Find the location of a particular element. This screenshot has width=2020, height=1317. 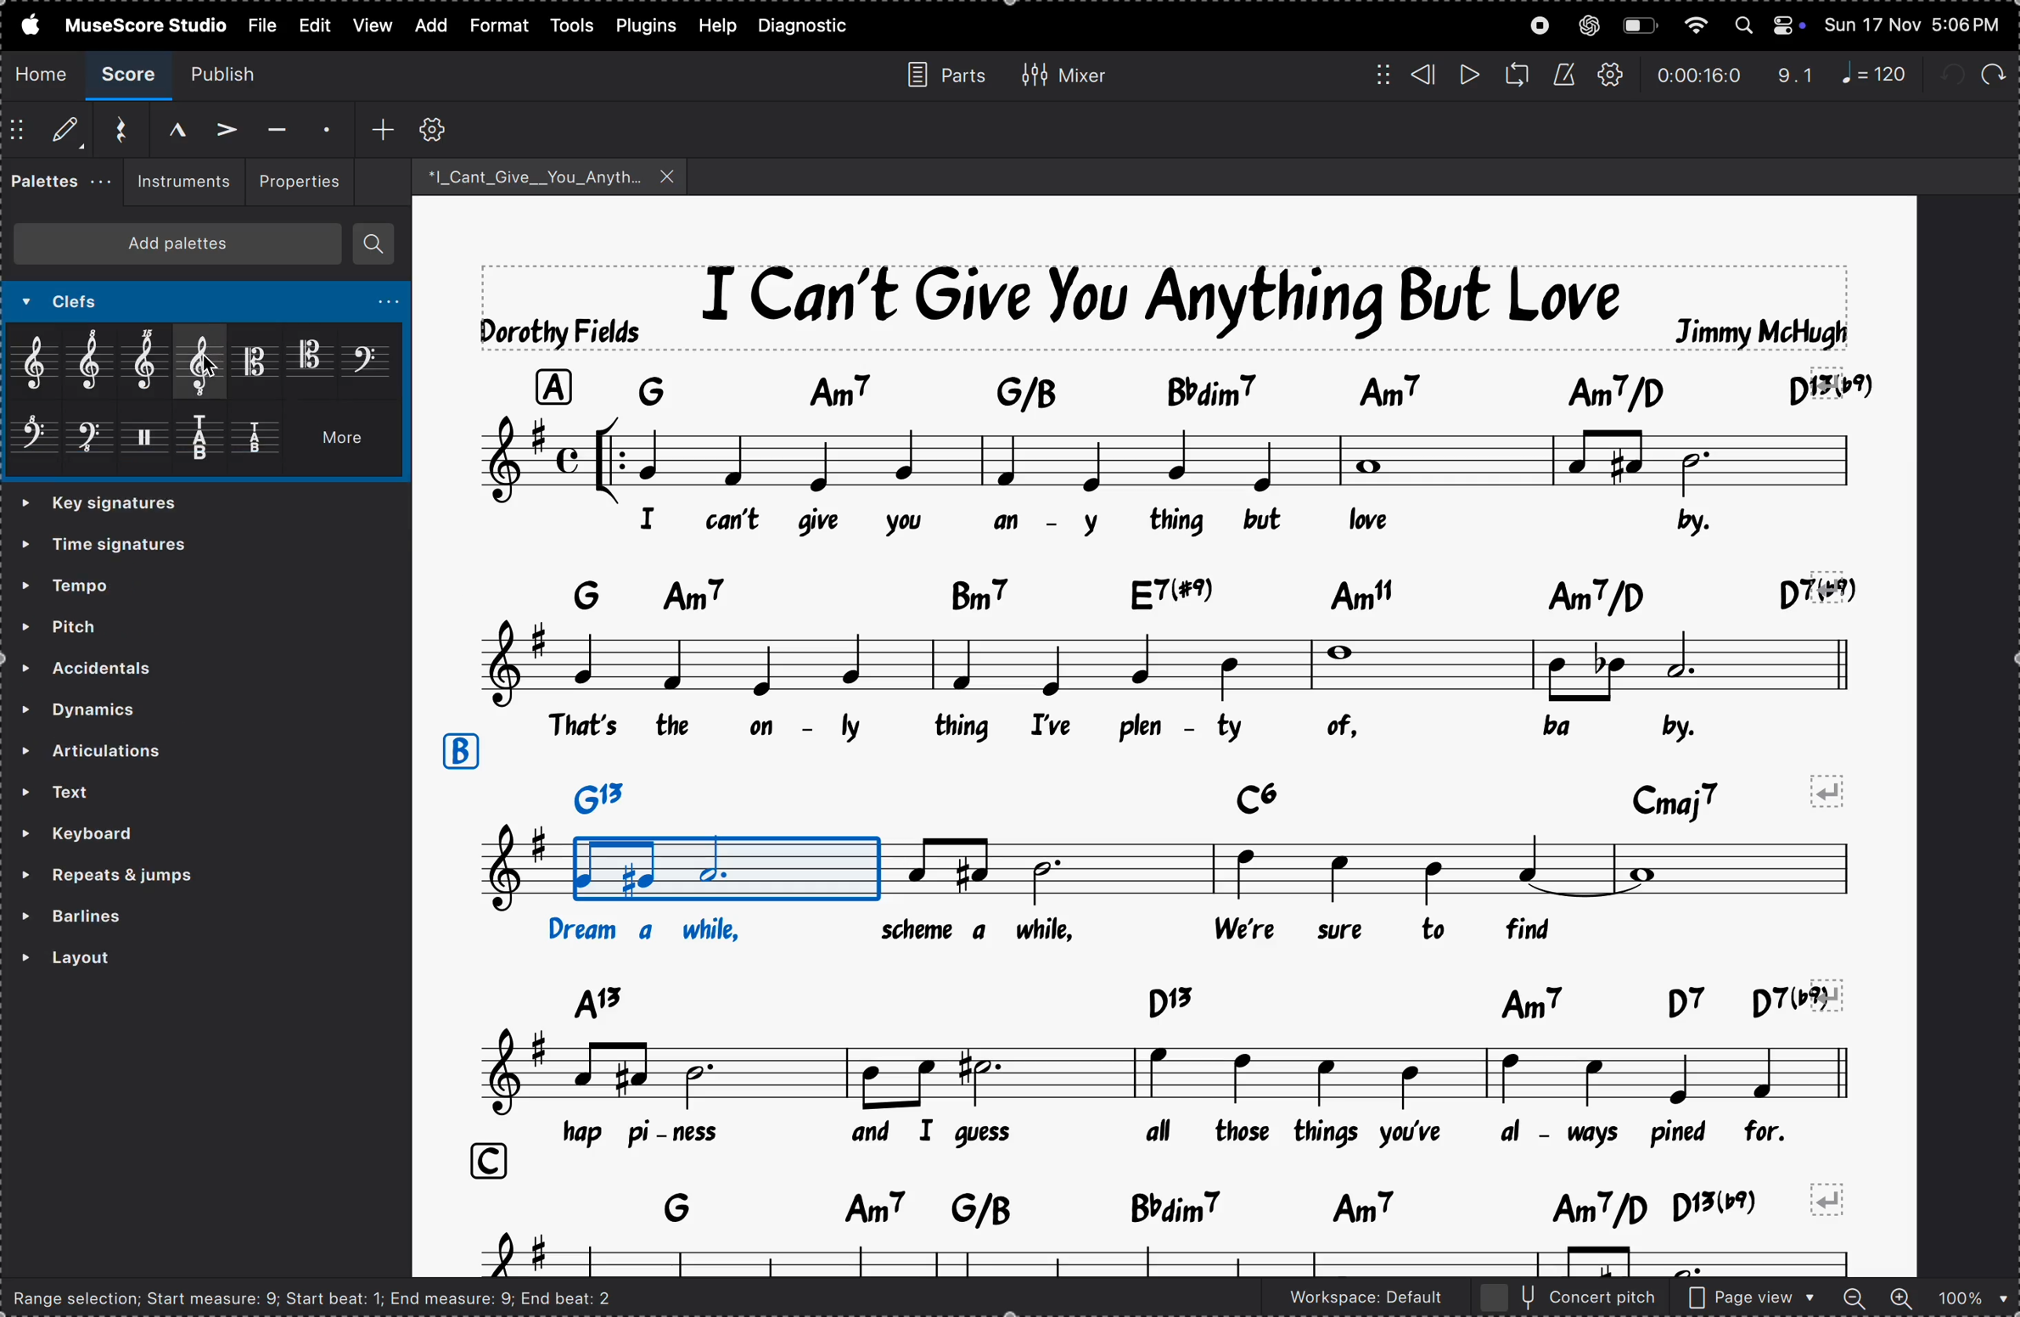

note is located at coordinates (1882, 73).